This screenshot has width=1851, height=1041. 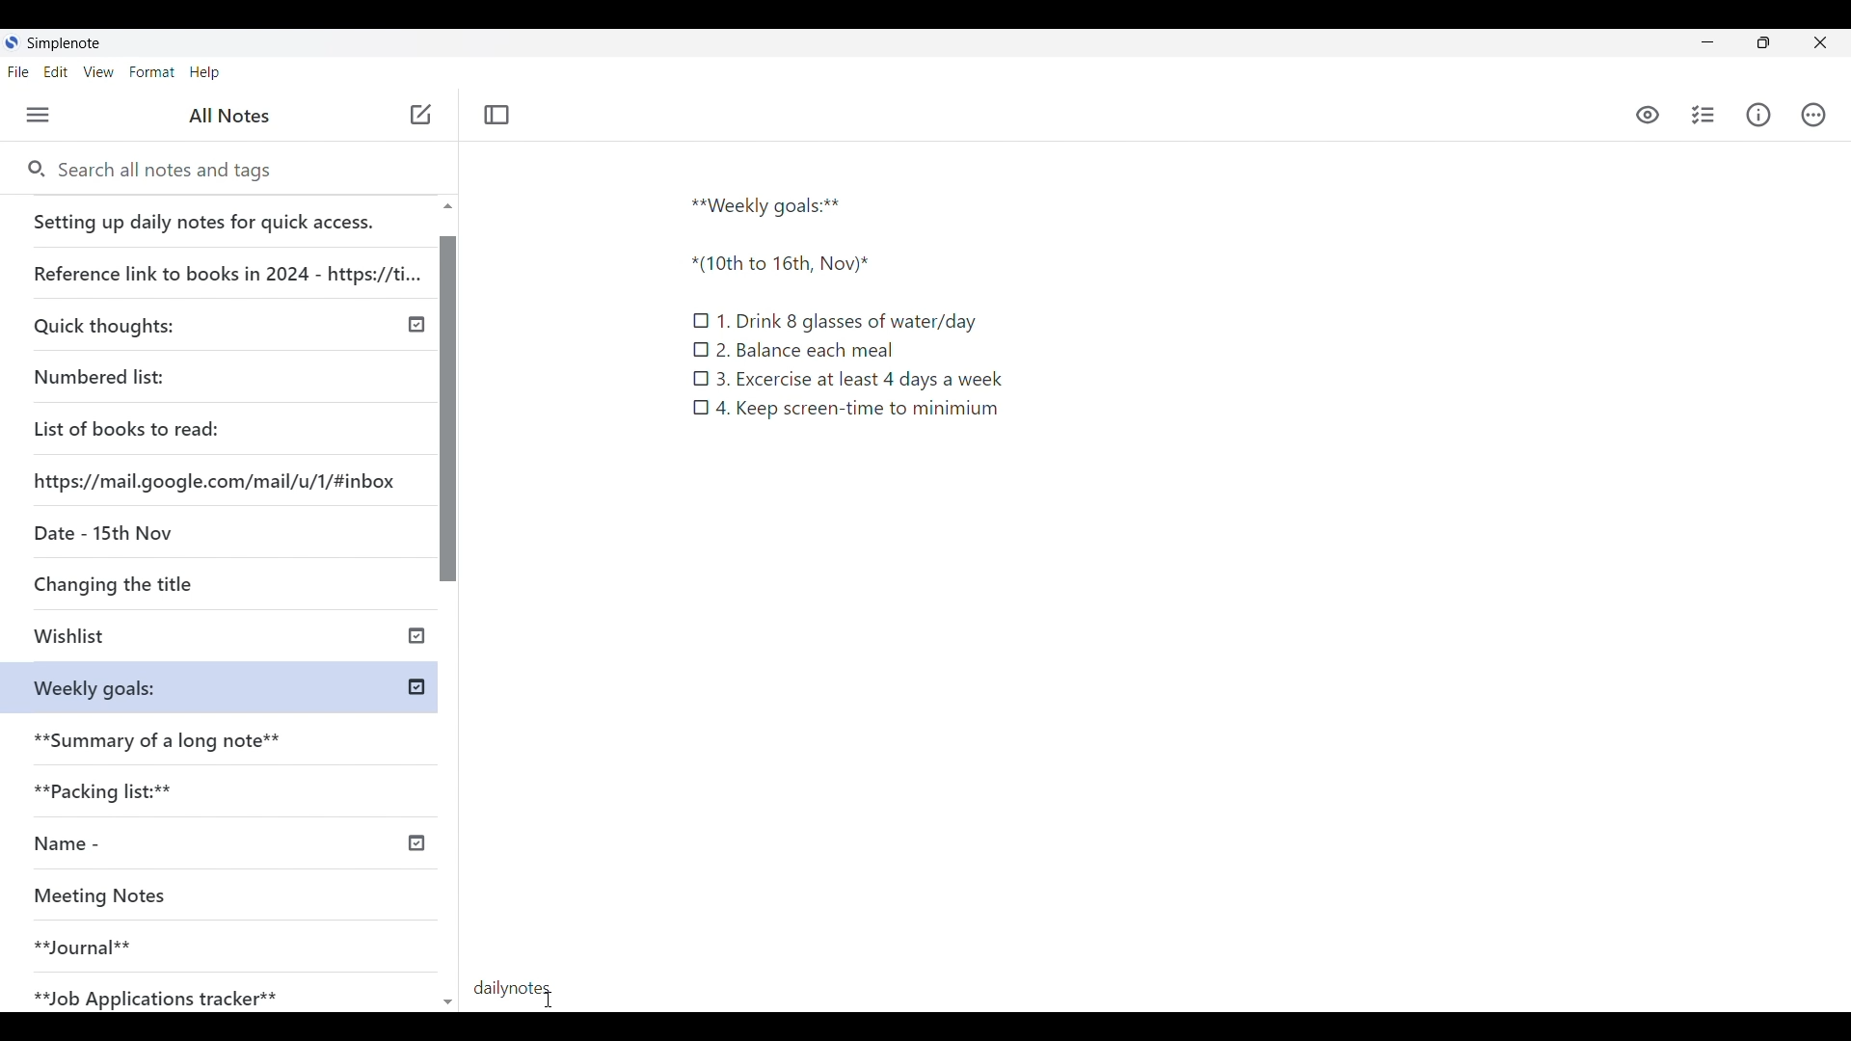 I want to click on Quick slide to top, so click(x=447, y=206).